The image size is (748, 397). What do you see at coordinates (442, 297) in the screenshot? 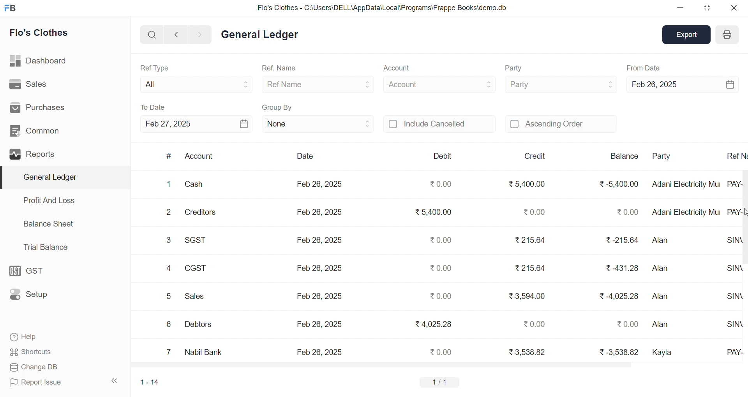
I see `₹0.00` at bounding box center [442, 297].